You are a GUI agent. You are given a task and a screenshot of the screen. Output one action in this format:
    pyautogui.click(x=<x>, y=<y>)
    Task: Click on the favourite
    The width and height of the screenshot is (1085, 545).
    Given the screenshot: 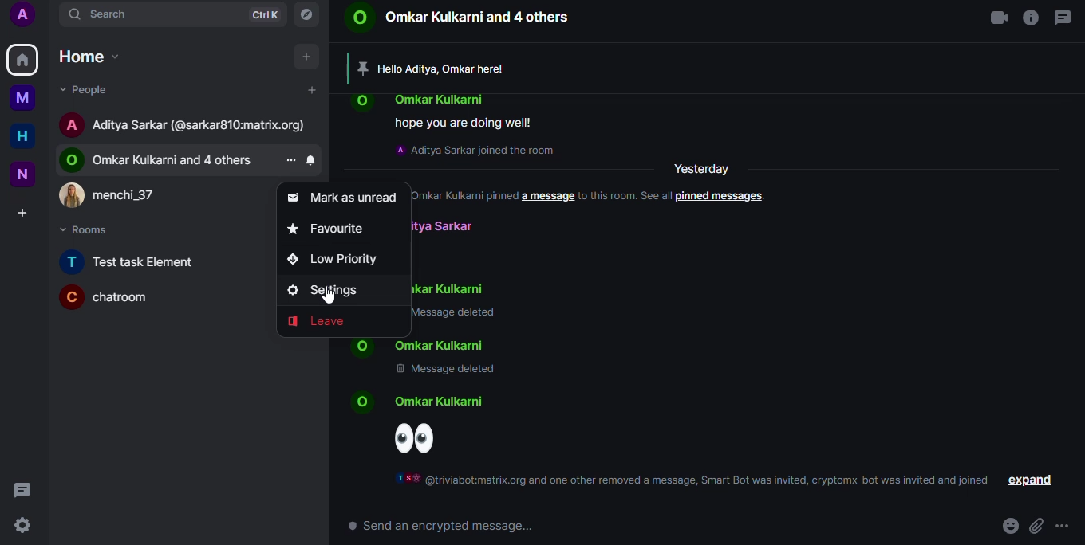 What is the action you would take?
    pyautogui.click(x=331, y=229)
    